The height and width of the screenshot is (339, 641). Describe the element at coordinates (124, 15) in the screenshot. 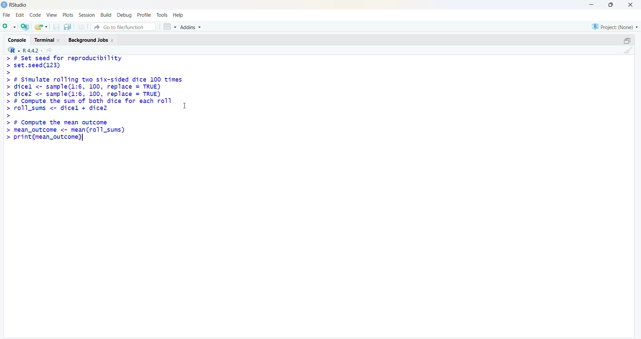

I see `debug` at that location.